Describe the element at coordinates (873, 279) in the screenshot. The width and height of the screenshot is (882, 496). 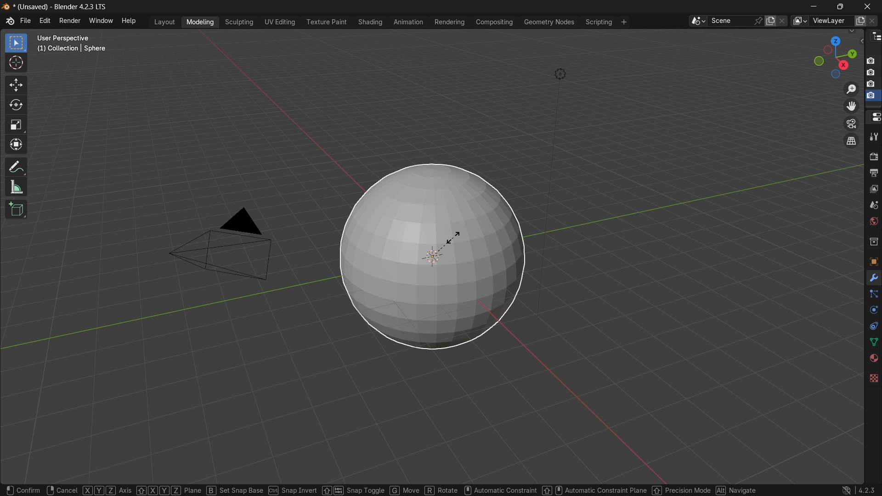
I see `modifier` at that location.